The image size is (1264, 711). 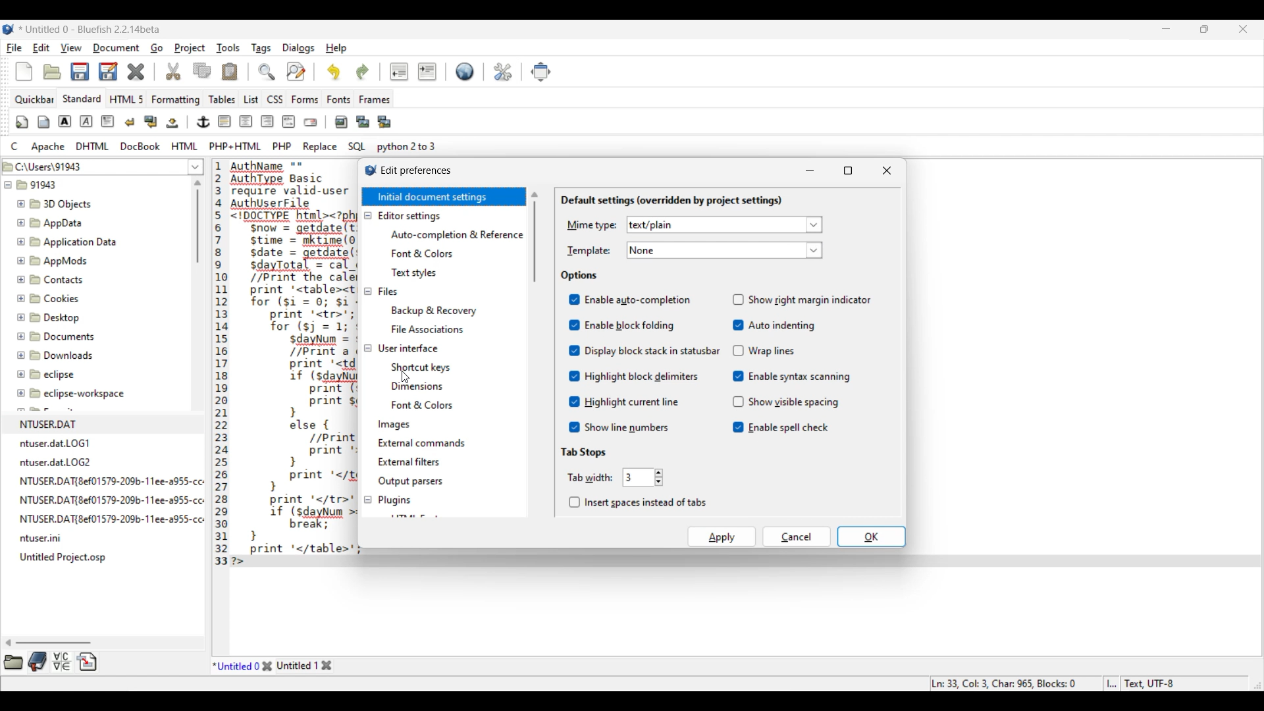 What do you see at coordinates (338, 99) in the screenshot?
I see `Fonts` at bounding box center [338, 99].